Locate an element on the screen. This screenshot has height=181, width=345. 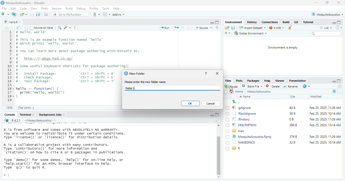
checkbox is located at coordinates (228, 108).